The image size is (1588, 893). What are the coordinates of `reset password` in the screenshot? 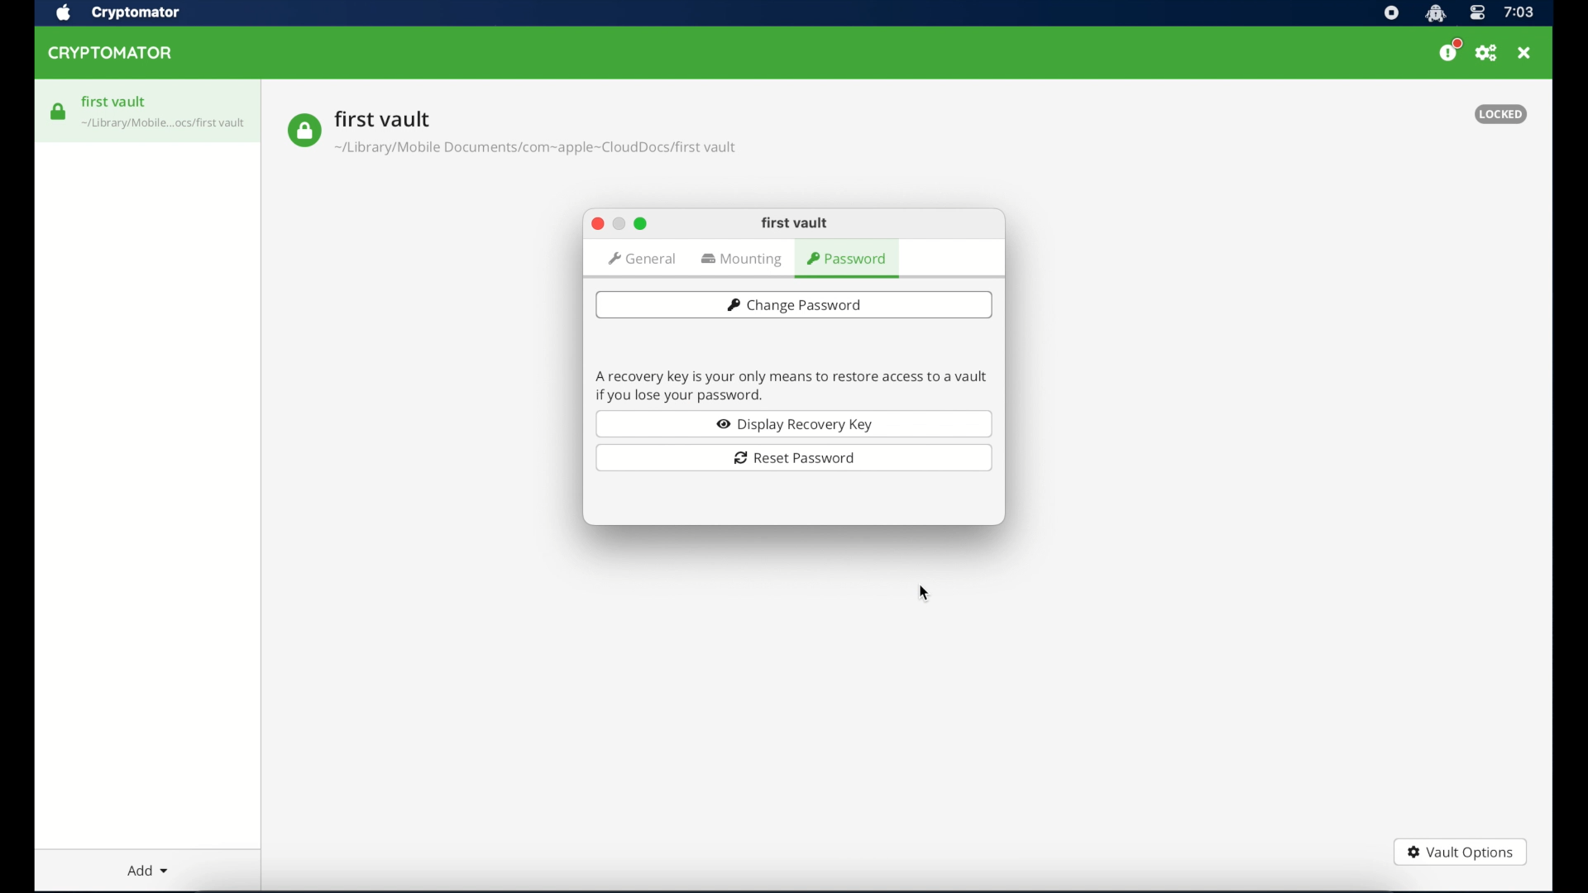 It's located at (794, 458).